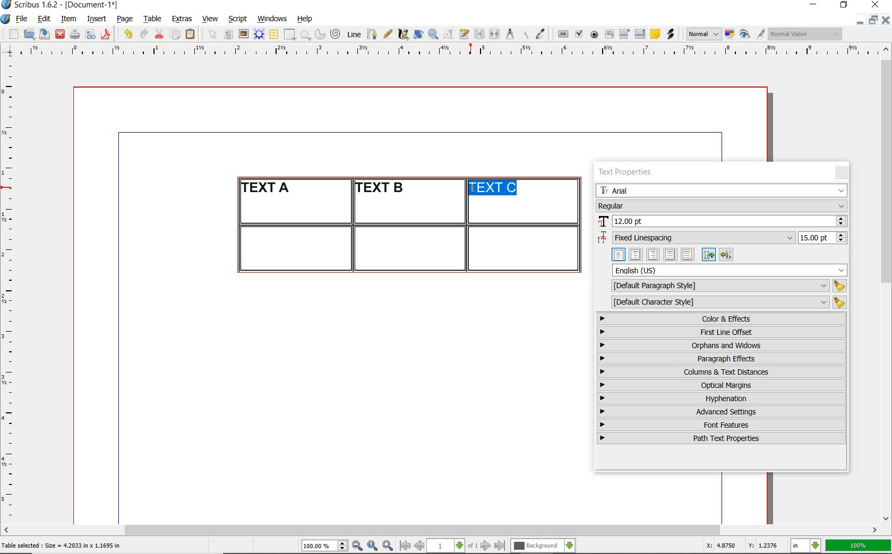  Describe the element at coordinates (153, 19) in the screenshot. I see `table` at that location.